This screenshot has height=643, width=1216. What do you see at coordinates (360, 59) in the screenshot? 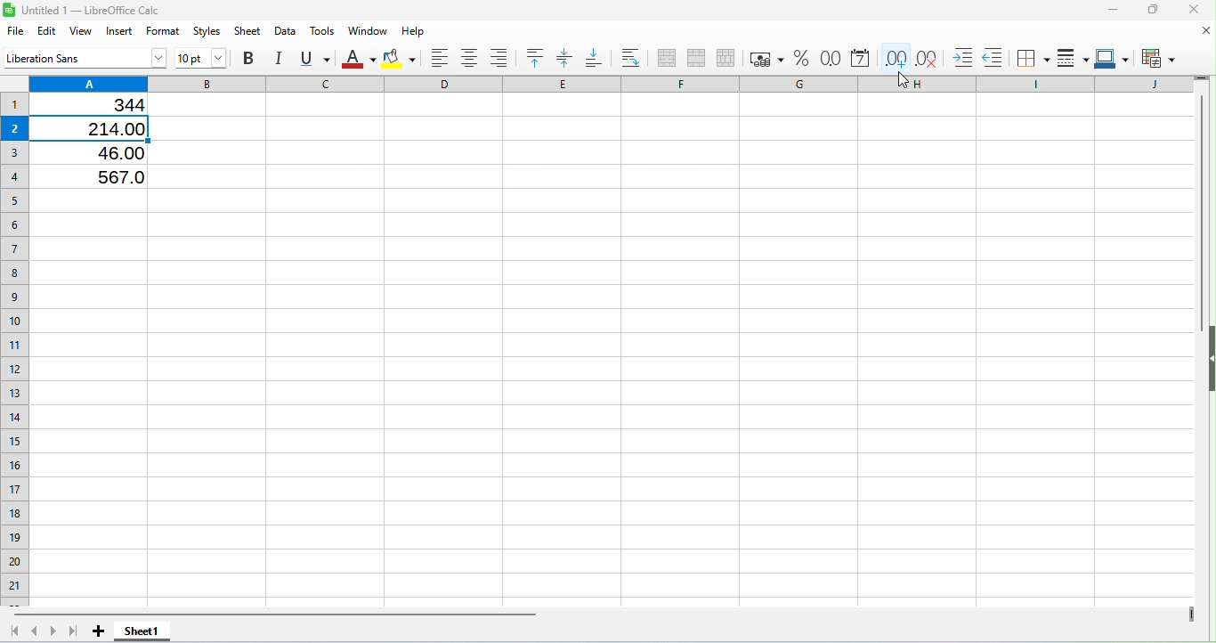
I see `Font color` at bounding box center [360, 59].